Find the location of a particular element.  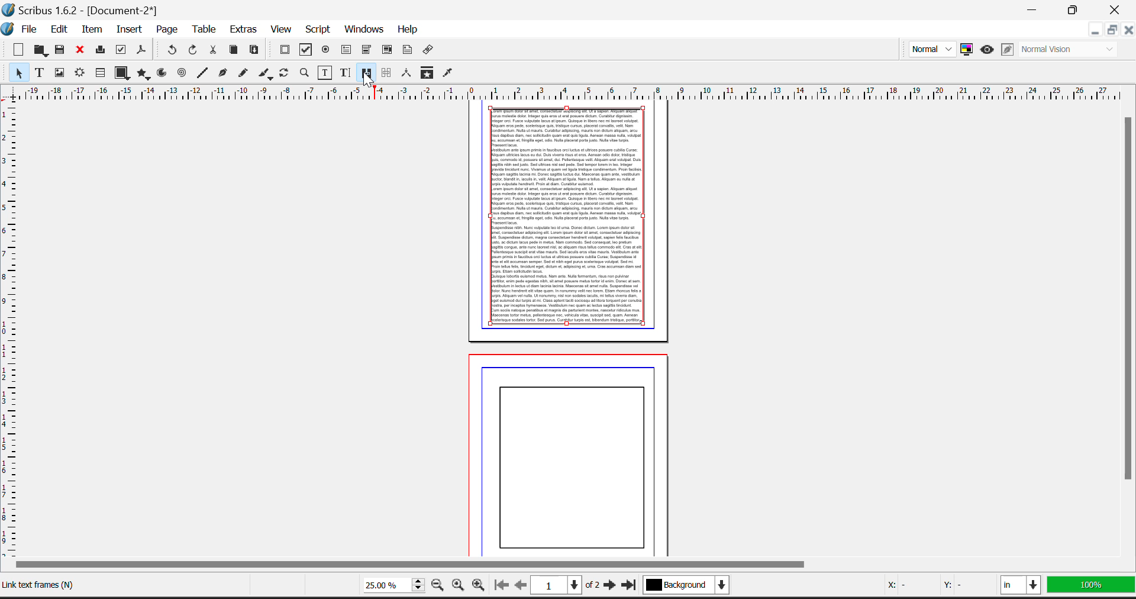

Toggle Color Management is located at coordinates (969, 50).